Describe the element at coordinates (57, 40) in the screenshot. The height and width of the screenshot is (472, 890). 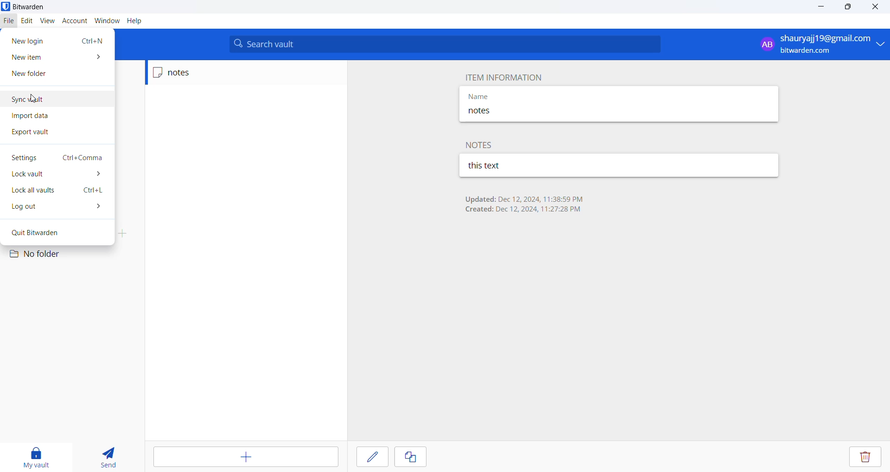
I see `new login` at that location.